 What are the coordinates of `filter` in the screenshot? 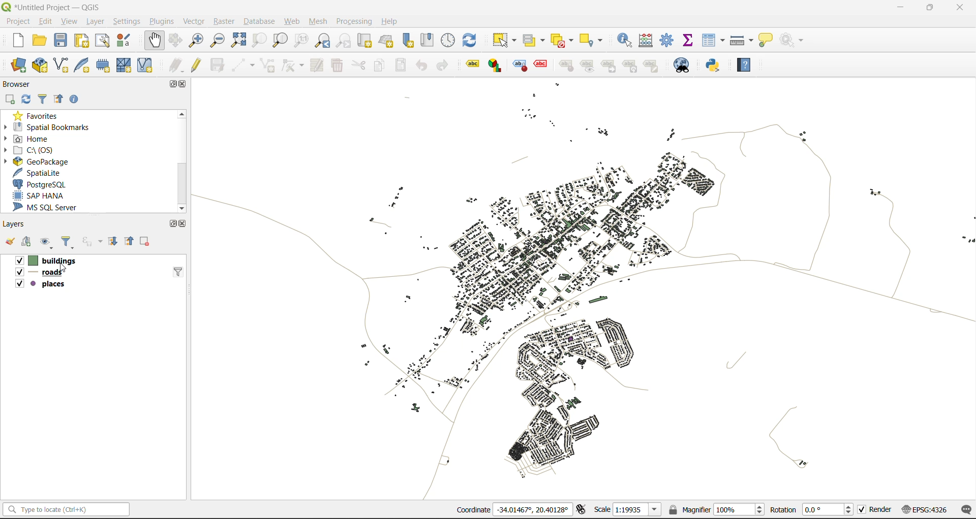 It's located at (70, 242).